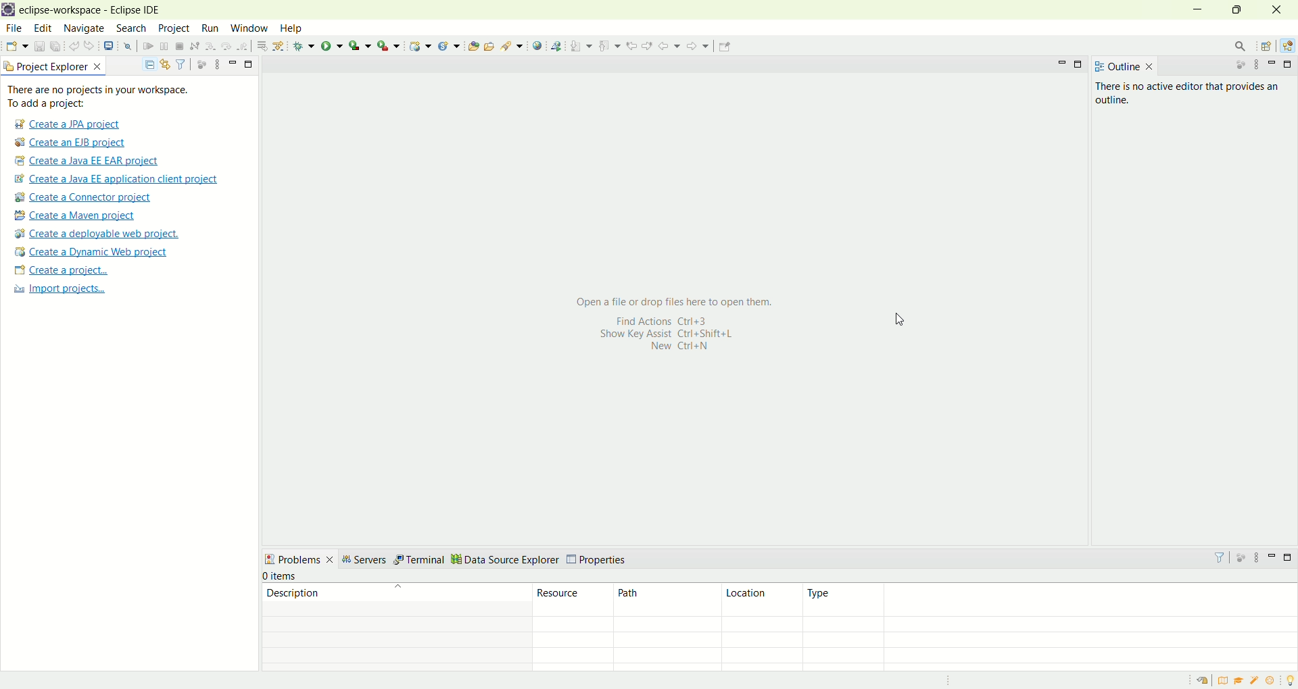 This screenshot has height=689, width=1298. I want to click on next annotation, so click(581, 47).